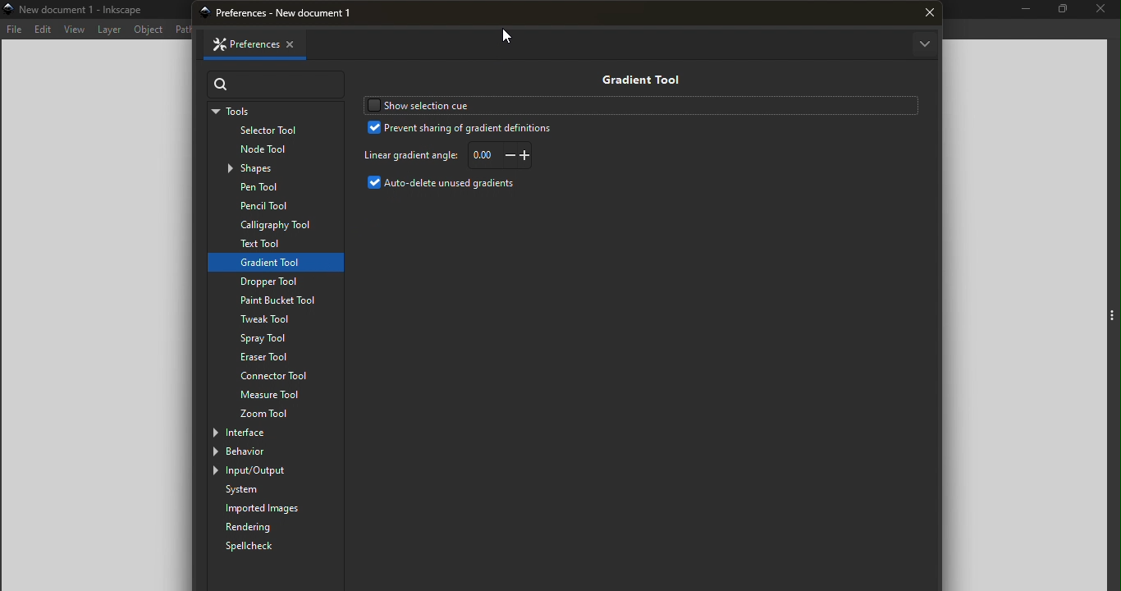  Describe the element at coordinates (111, 30) in the screenshot. I see `Layer` at that location.